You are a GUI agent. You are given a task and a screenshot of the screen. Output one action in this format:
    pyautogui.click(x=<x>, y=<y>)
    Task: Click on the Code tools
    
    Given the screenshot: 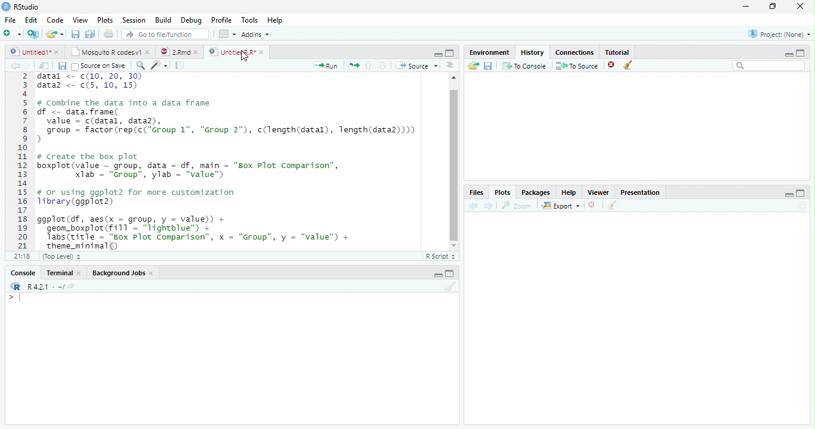 What is the action you would take?
    pyautogui.click(x=159, y=66)
    